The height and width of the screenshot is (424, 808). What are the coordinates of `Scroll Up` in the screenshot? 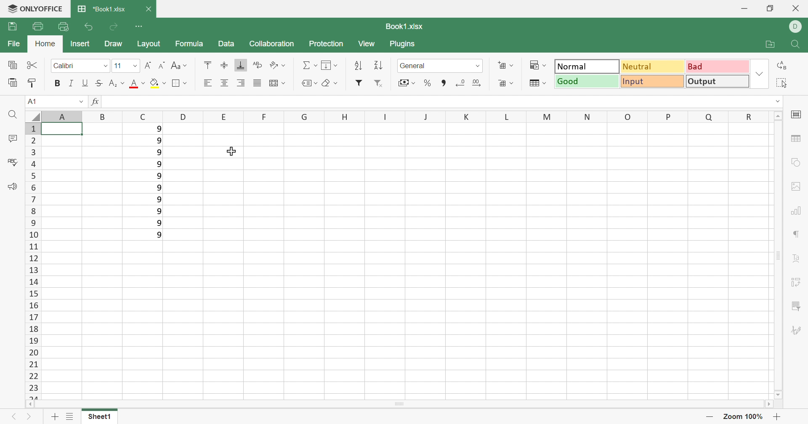 It's located at (779, 116).